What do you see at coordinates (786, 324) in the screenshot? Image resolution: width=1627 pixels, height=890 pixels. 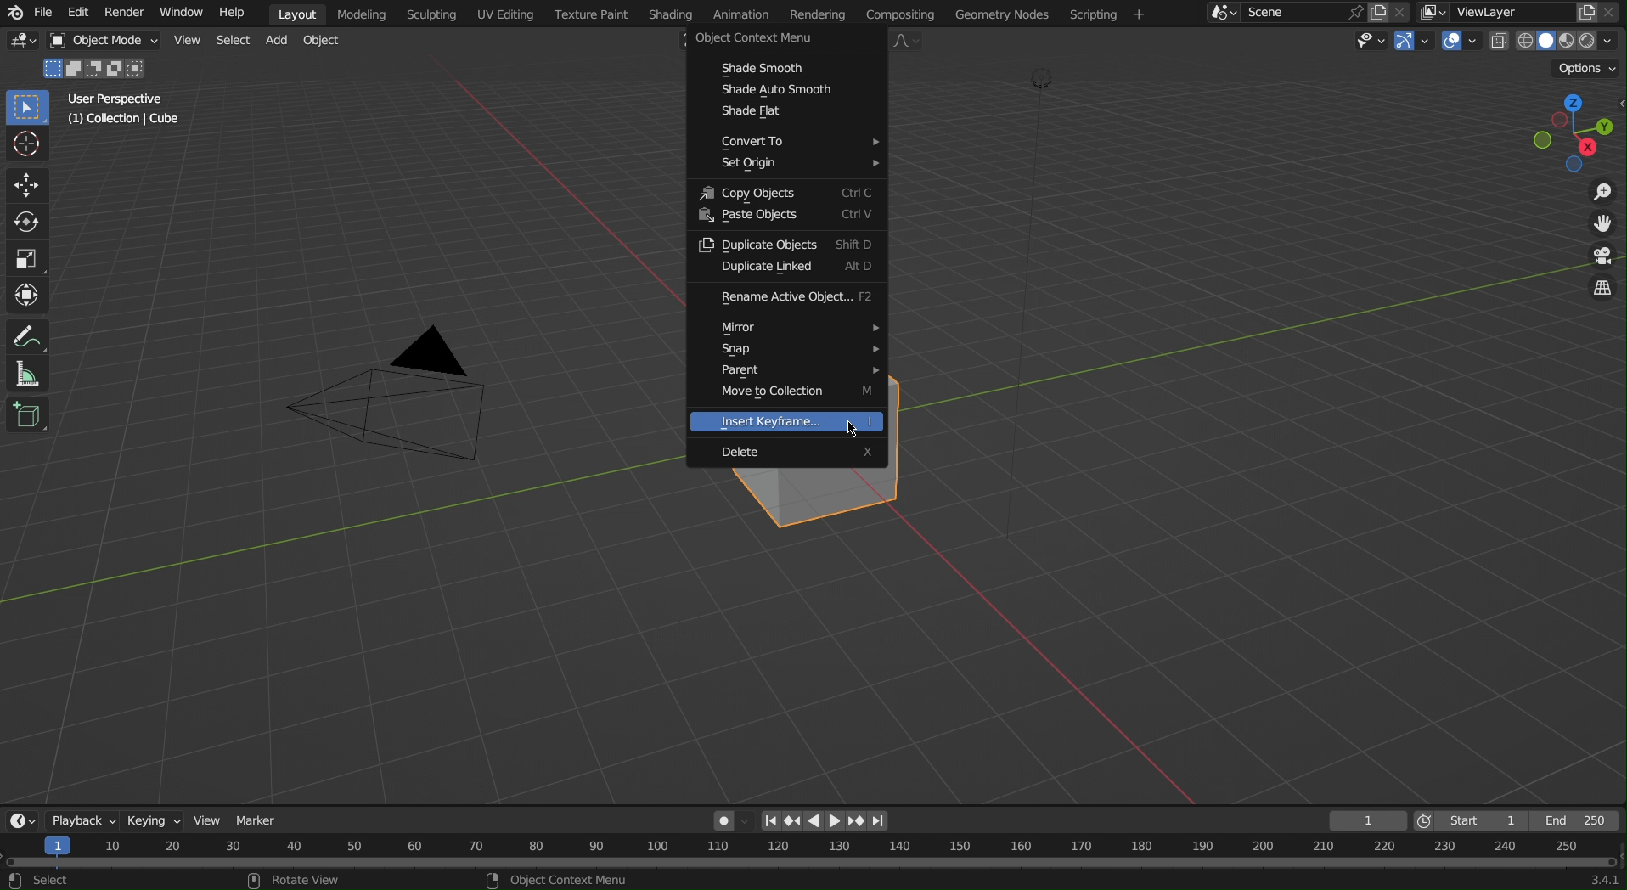 I see `Mirror ` at bounding box center [786, 324].